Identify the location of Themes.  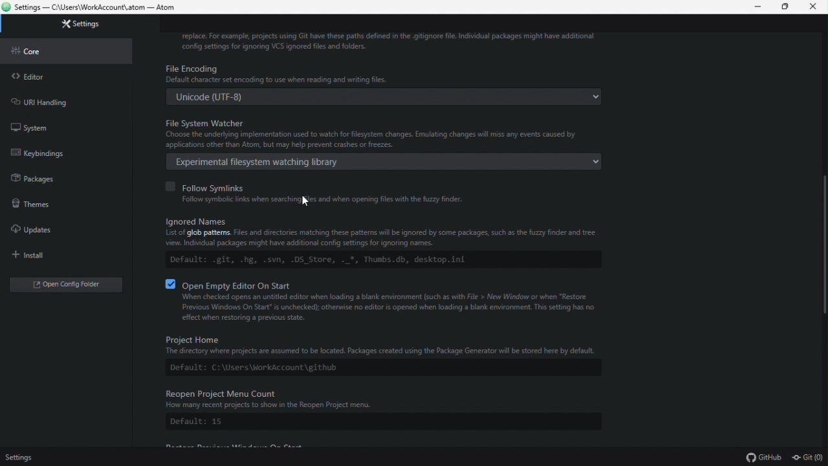
(33, 203).